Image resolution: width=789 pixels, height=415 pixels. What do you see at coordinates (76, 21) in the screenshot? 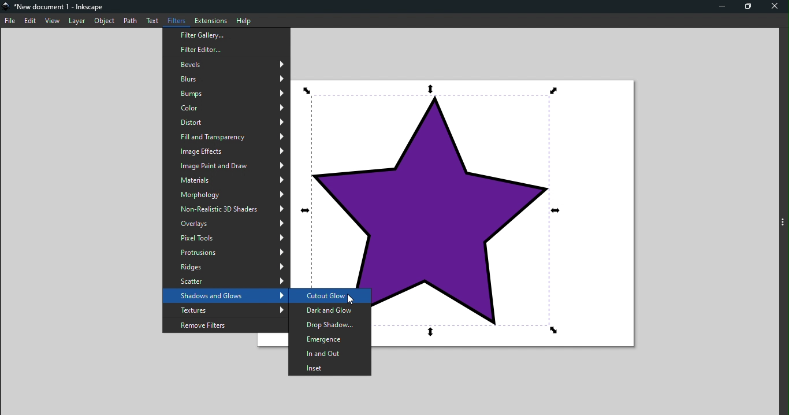
I see `Layer` at bounding box center [76, 21].